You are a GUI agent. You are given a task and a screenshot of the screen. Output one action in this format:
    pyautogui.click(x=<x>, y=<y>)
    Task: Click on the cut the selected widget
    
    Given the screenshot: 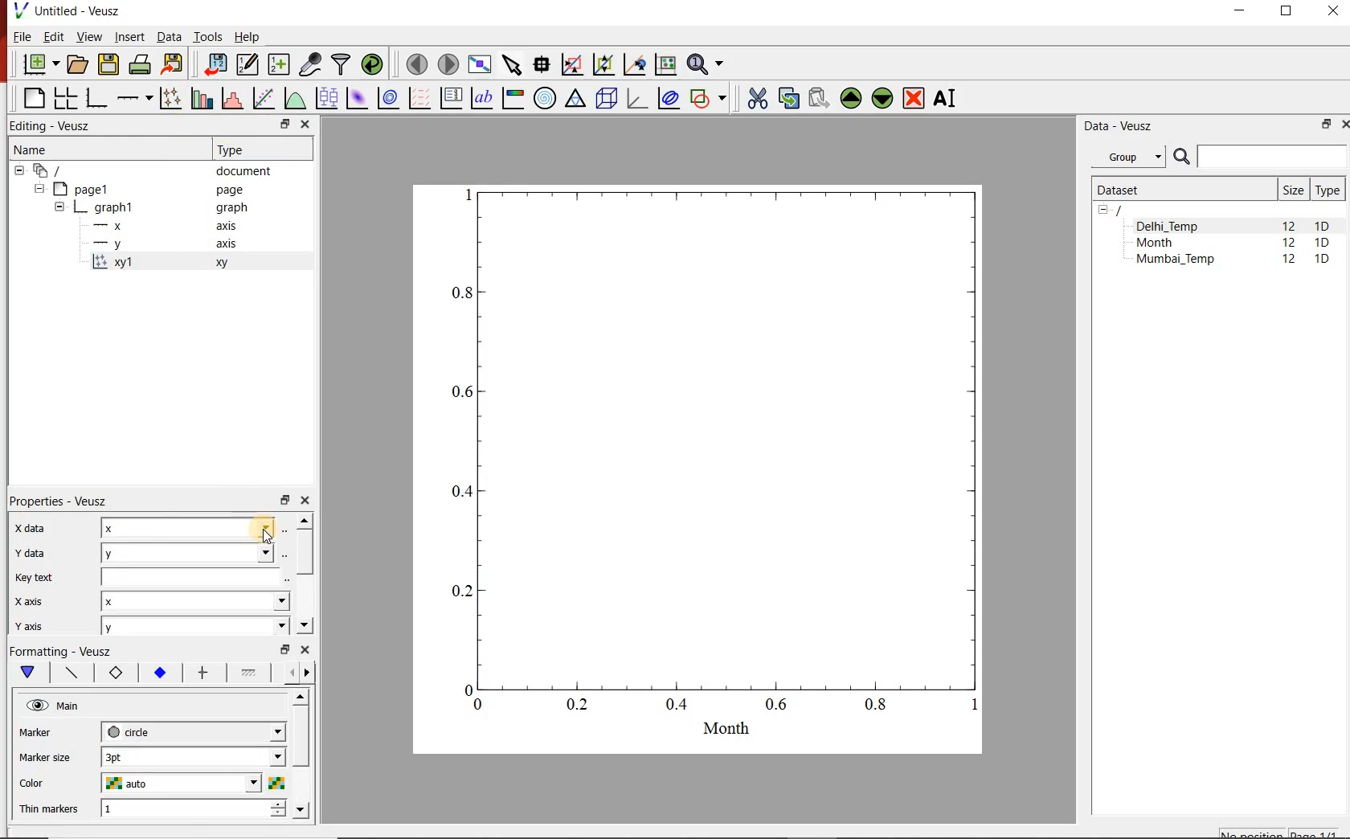 What is the action you would take?
    pyautogui.click(x=757, y=98)
    